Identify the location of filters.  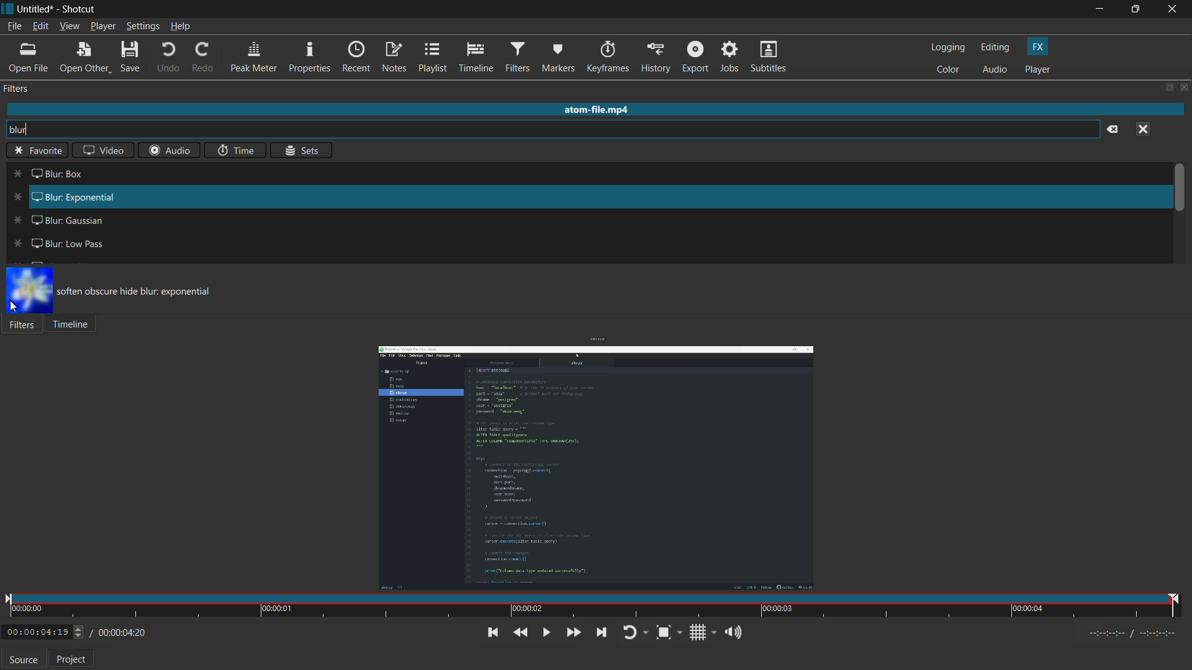
(16, 89).